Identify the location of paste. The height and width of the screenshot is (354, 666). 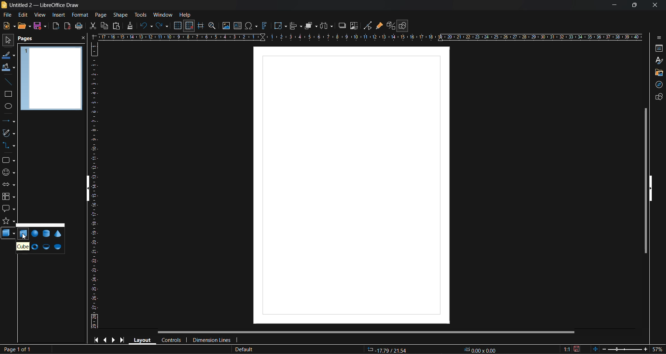
(116, 27).